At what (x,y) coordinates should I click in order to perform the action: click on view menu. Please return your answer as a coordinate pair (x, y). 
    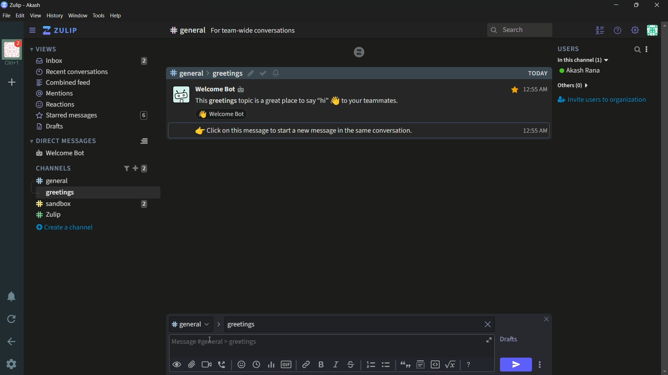
    Looking at the image, I should click on (35, 15).